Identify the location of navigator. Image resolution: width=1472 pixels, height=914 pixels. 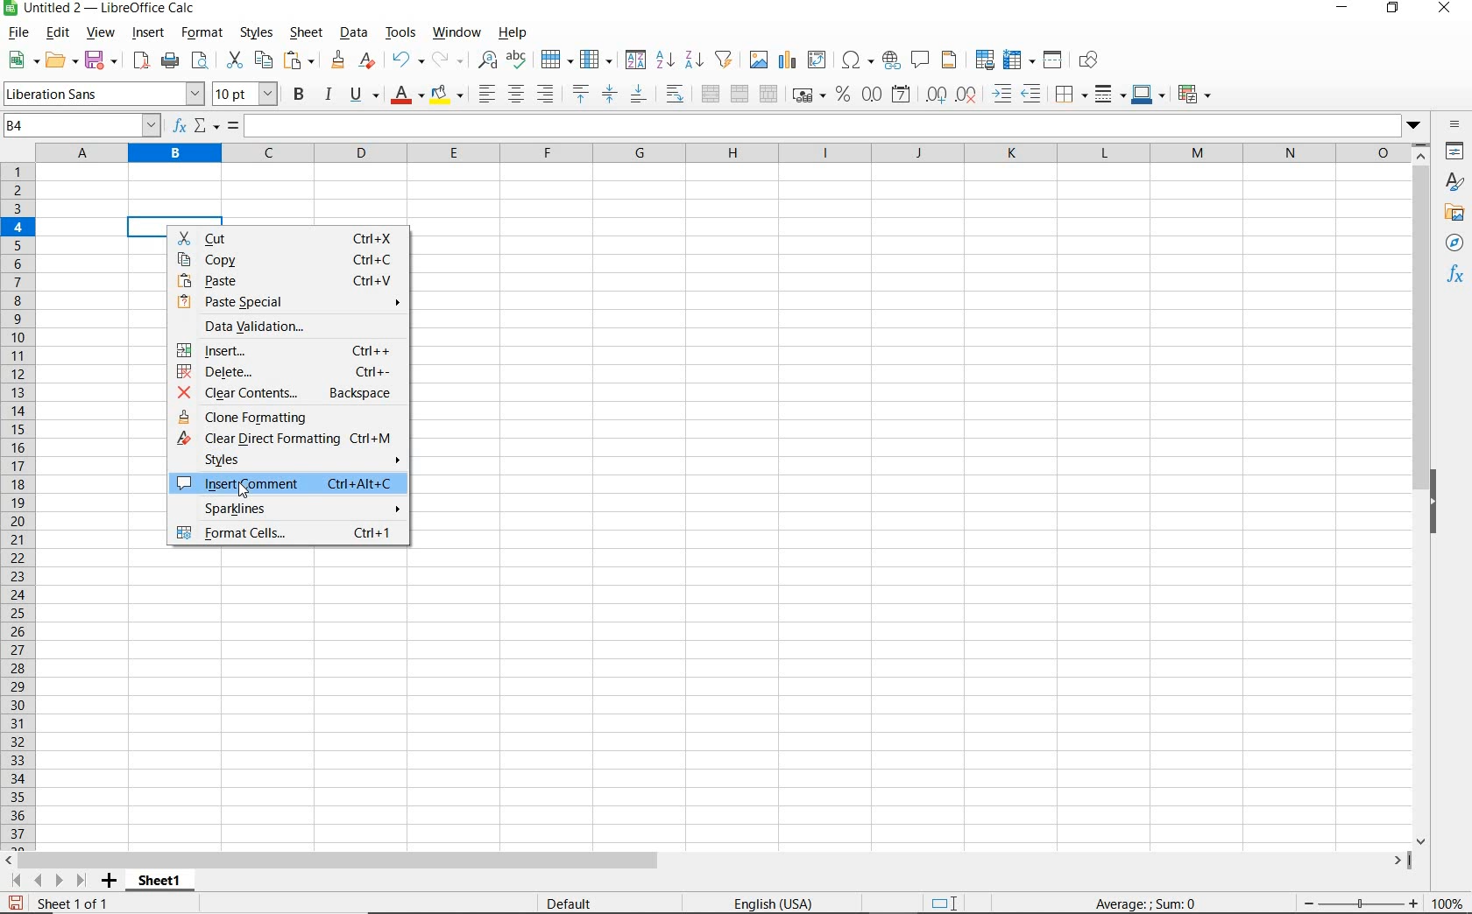
(1456, 243).